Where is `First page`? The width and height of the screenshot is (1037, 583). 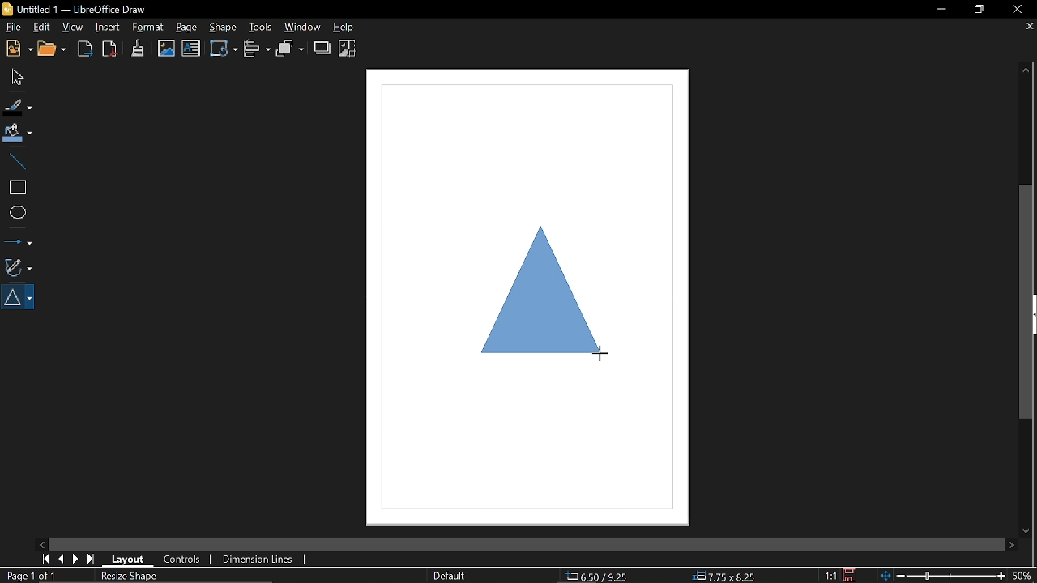
First page is located at coordinates (44, 559).